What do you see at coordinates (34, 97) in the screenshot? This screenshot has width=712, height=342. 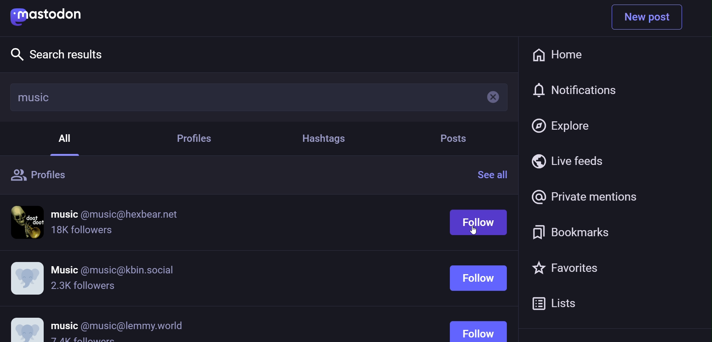 I see `music` at bounding box center [34, 97].